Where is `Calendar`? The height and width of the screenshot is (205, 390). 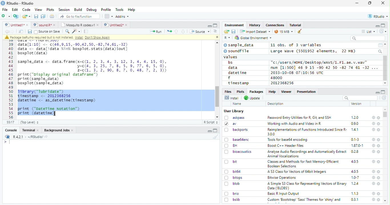
Calendar is located at coordinates (380, 45).